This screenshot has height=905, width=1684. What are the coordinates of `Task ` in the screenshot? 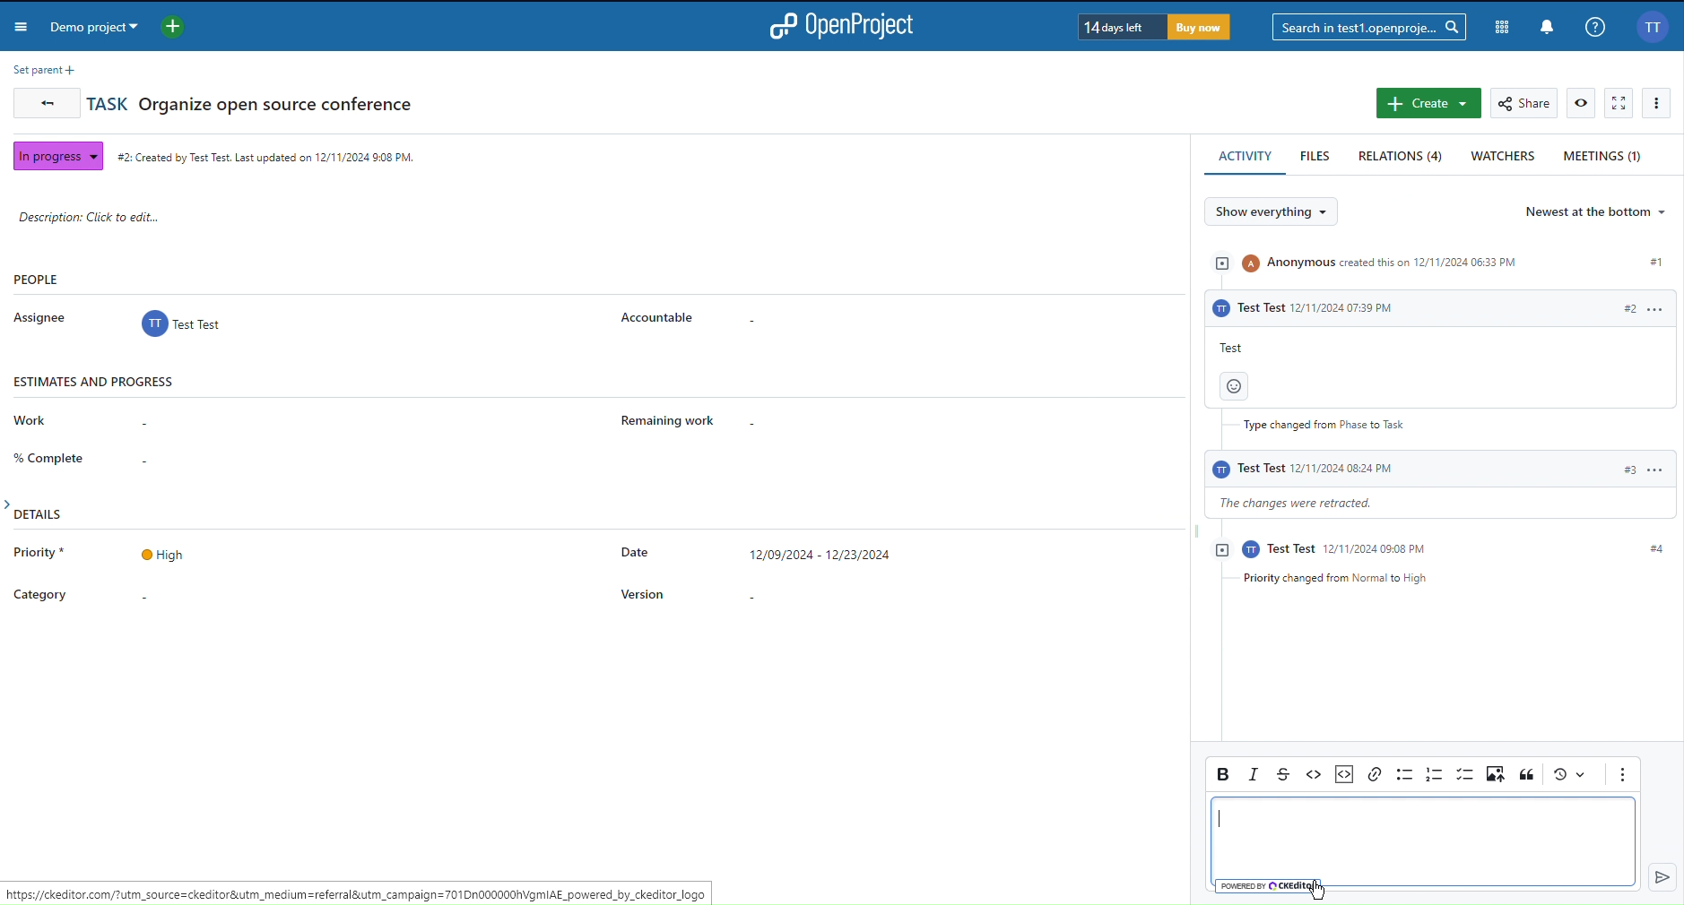 It's located at (253, 103).